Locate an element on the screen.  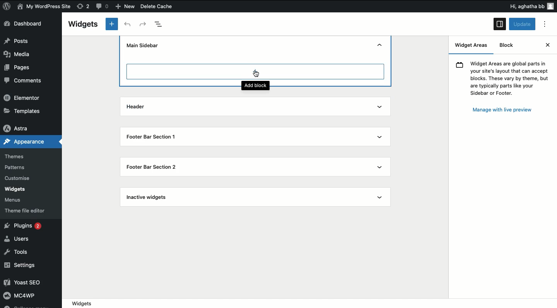
Hi, aghatha bb  is located at coordinates (529, 6).